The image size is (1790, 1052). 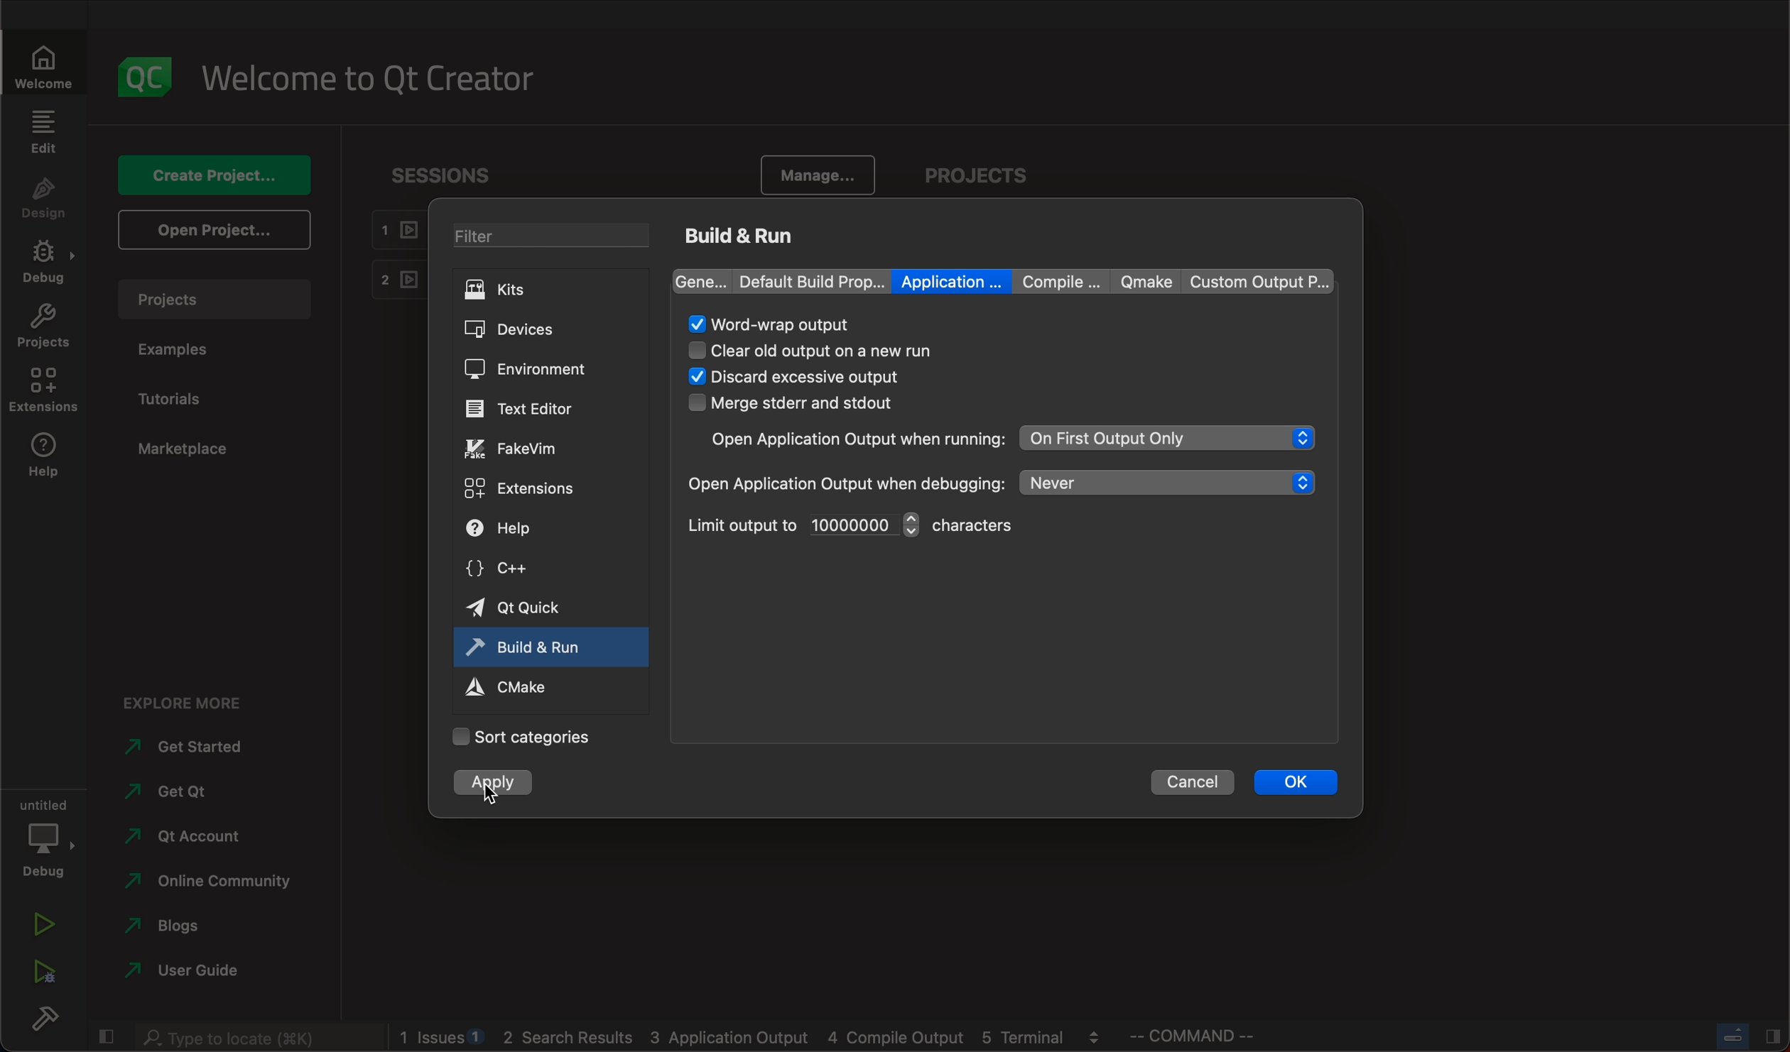 What do you see at coordinates (703, 280) in the screenshot?
I see `gene` at bounding box center [703, 280].